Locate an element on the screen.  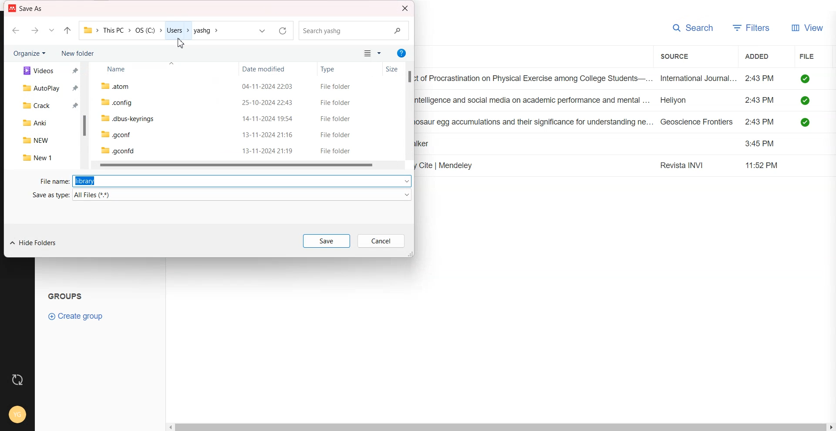
Save as type: is located at coordinates (50, 195).